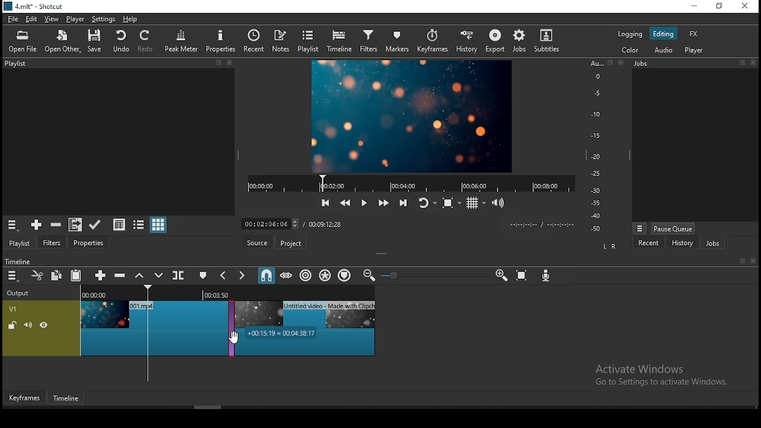 The image size is (761, 428). I want to click on toggle grids display, so click(476, 203).